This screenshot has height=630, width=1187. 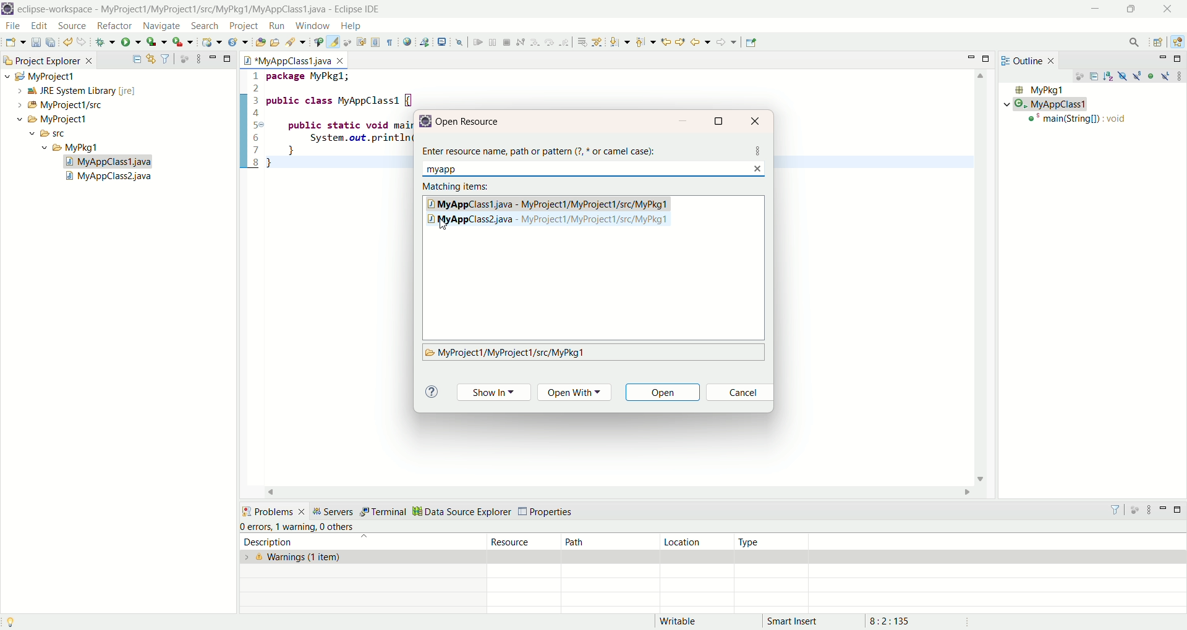 I want to click on myapp, so click(x=447, y=169).